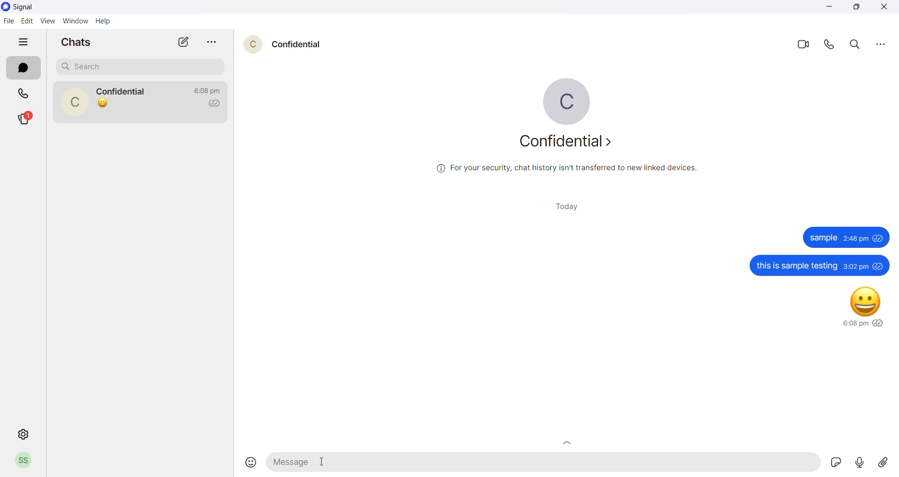  Describe the element at coordinates (103, 103) in the screenshot. I see `last message` at that location.